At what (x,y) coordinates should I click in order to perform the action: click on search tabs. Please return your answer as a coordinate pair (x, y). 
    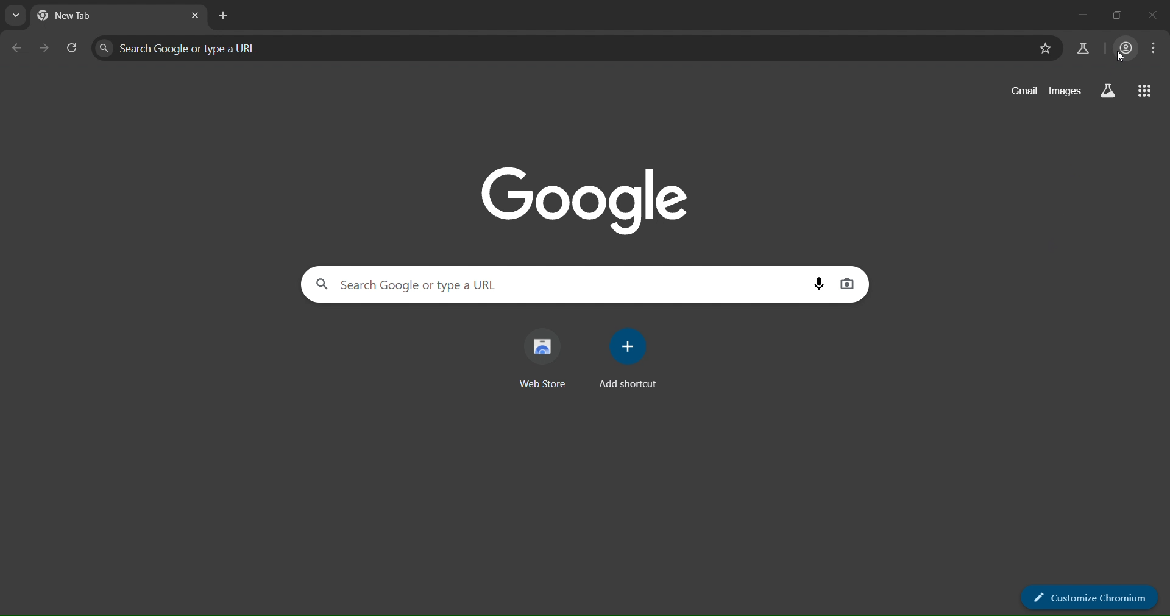
    Looking at the image, I should click on (16, 15).